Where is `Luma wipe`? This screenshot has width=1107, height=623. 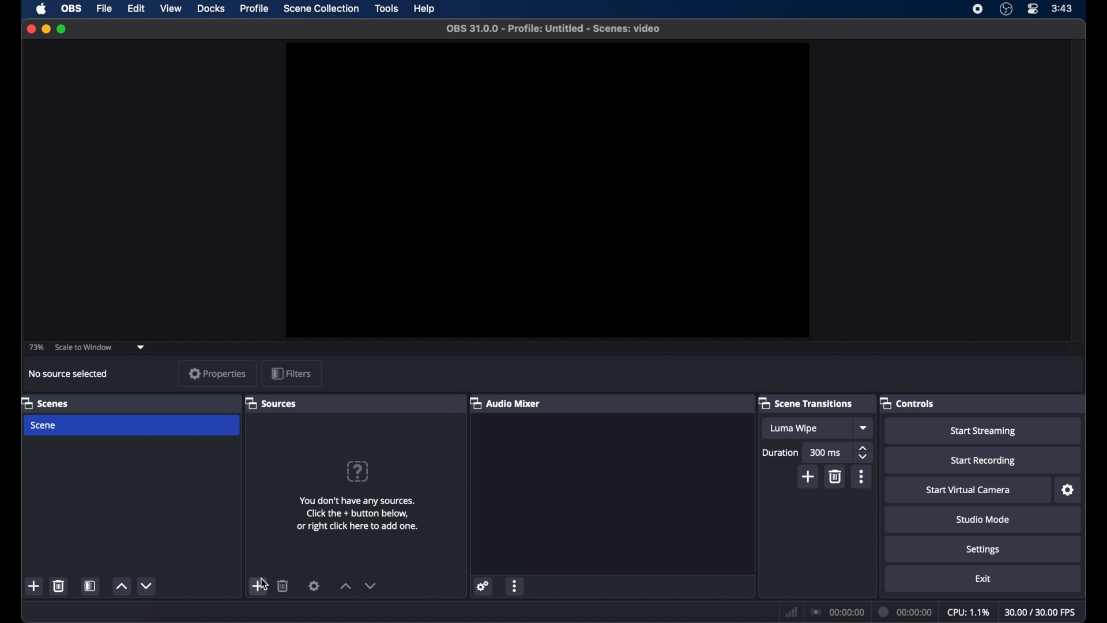 Luma wipe is located at coordinates (793, 429).